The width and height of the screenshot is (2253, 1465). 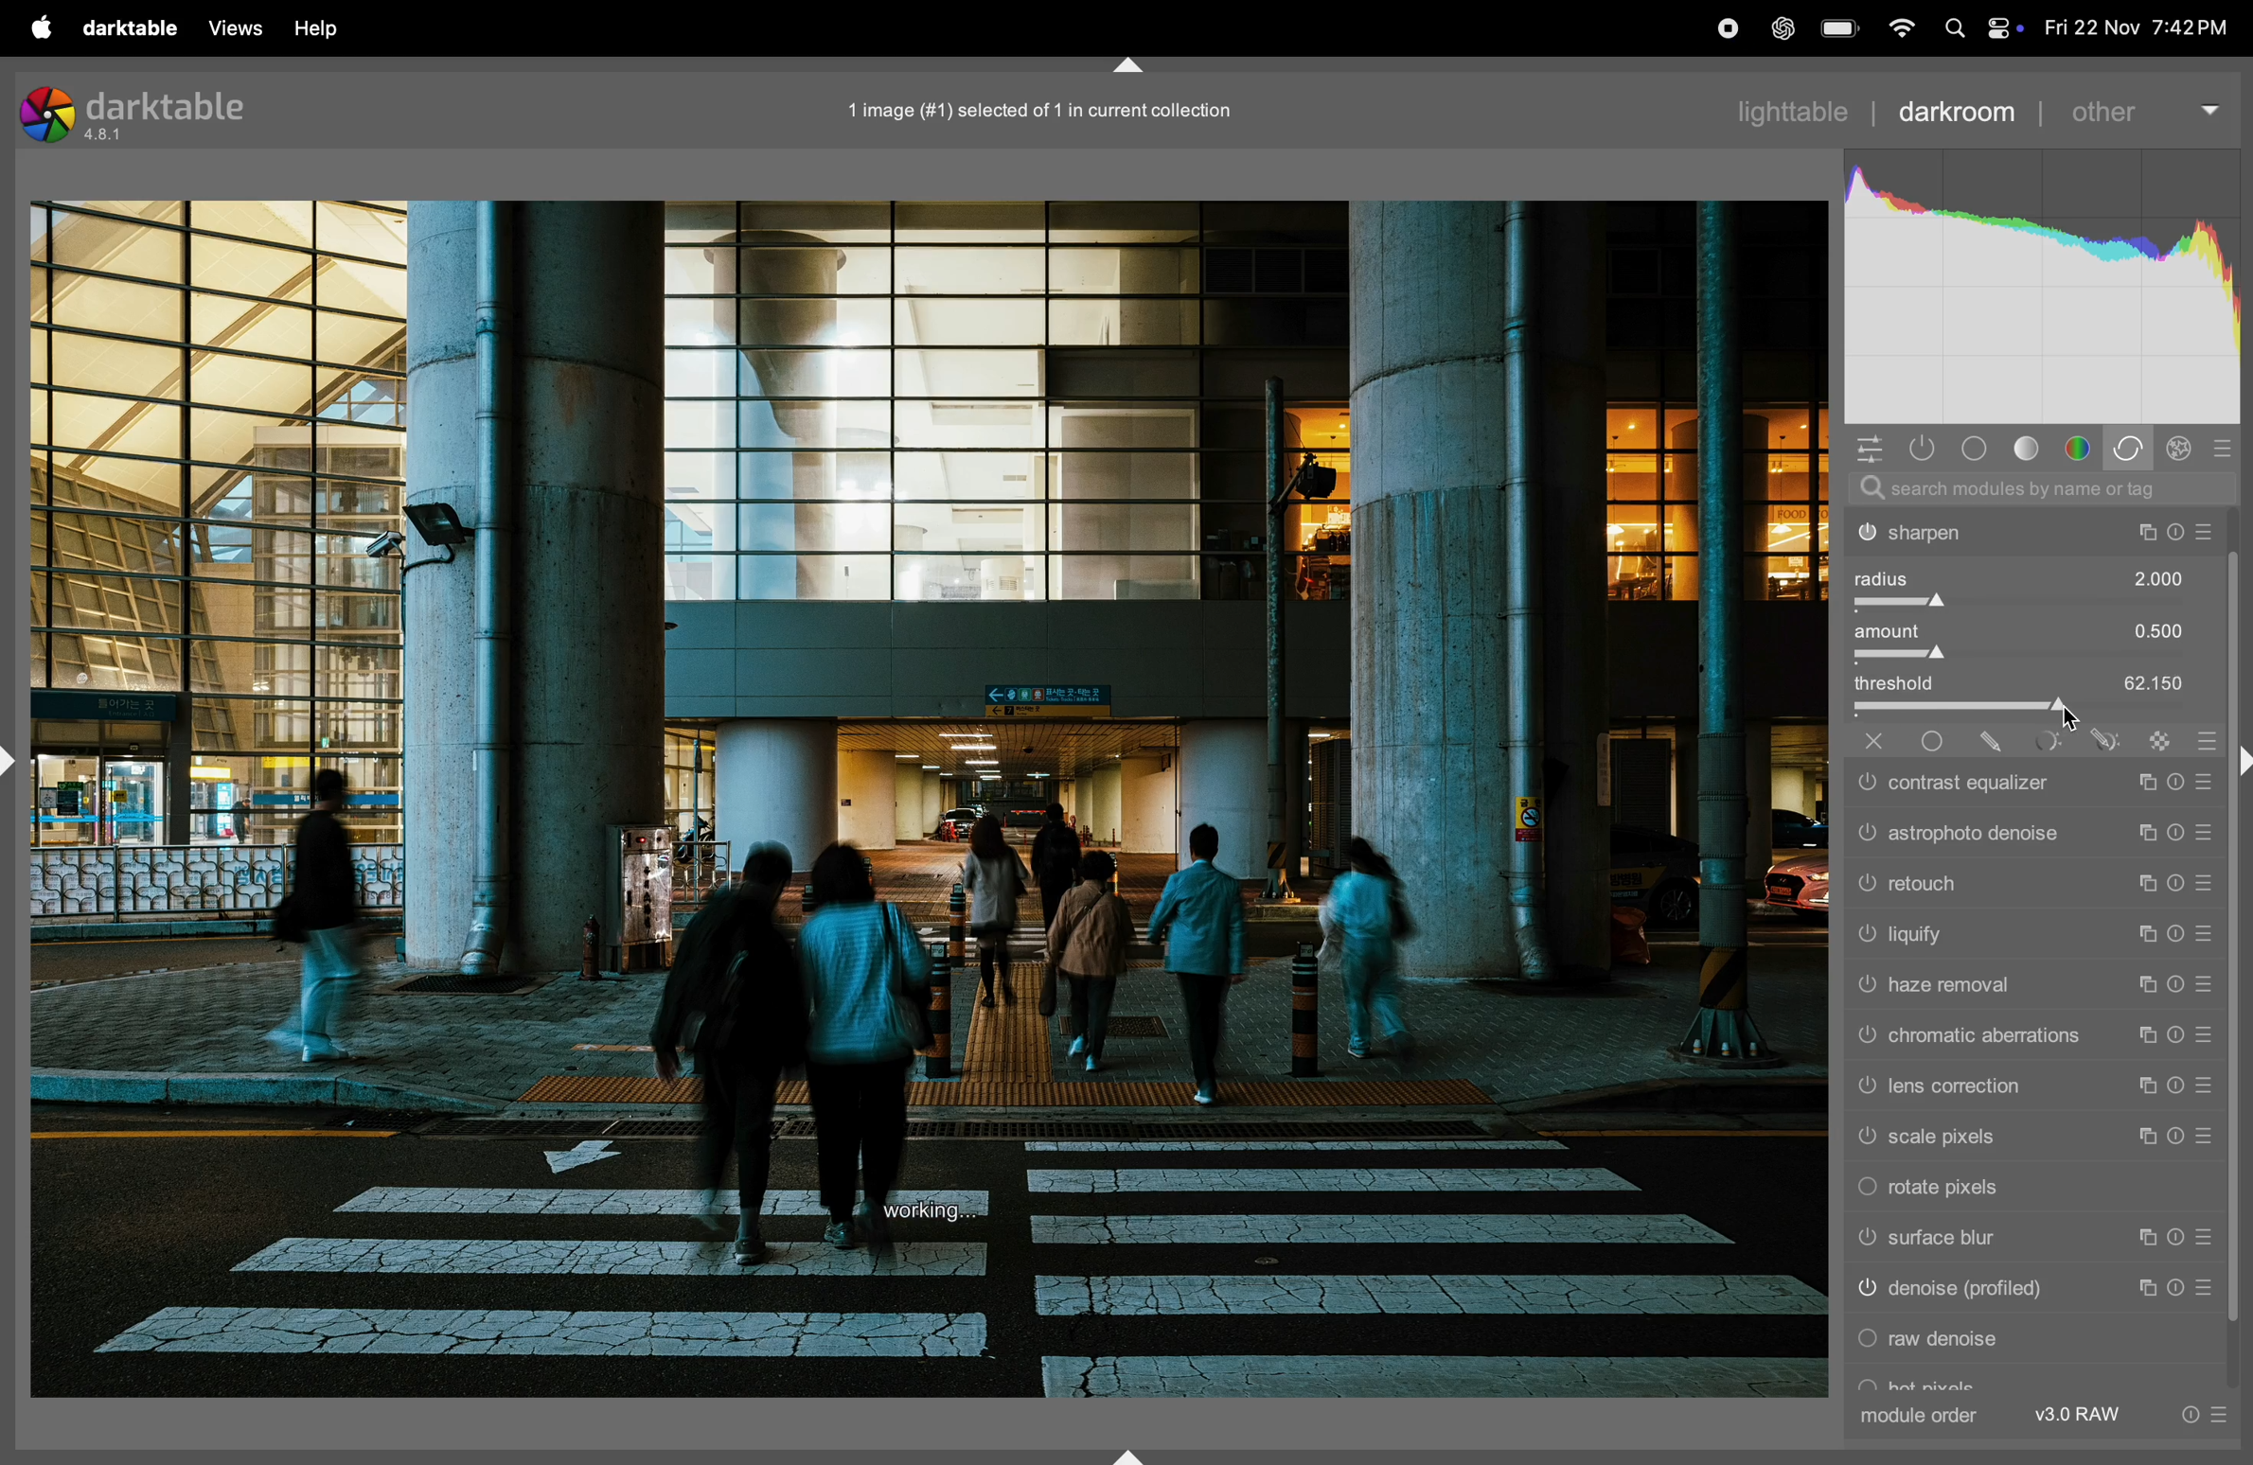 What do you see at coordinates (2201, 736) in the screenshot?
I see `reset` at bounding box center [2201, 736].